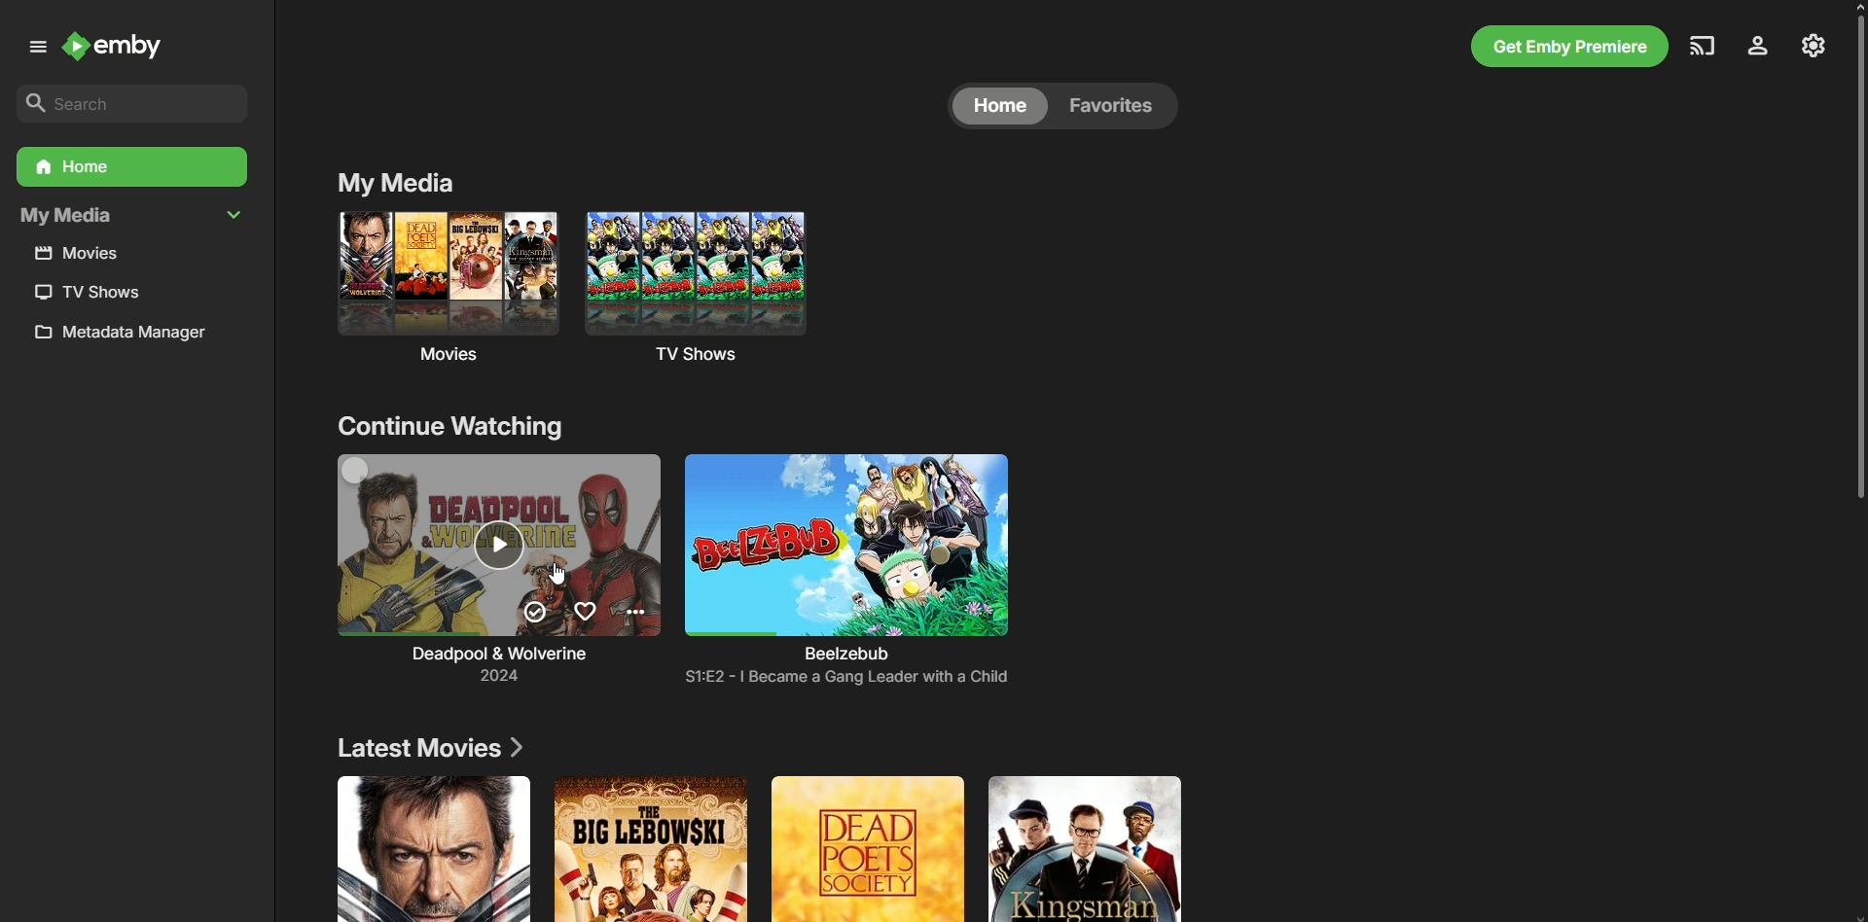 The height and width of the screenshot is (922, 1868). Describe the element at coordinates (999, 106) in the screenshot. I see `Home` at that location.